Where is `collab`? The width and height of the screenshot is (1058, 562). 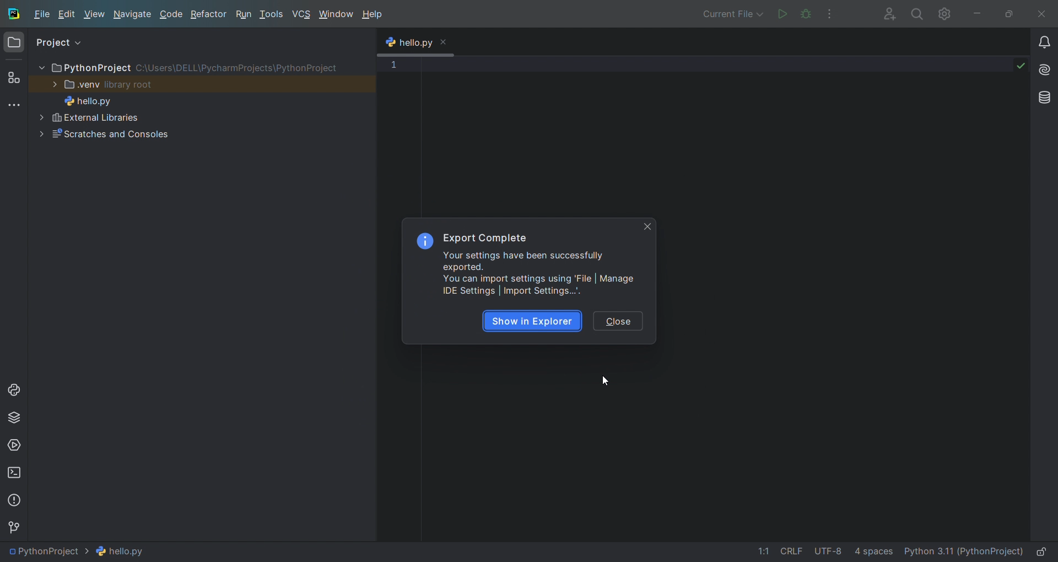 collab is located at coordinates (885, 13).